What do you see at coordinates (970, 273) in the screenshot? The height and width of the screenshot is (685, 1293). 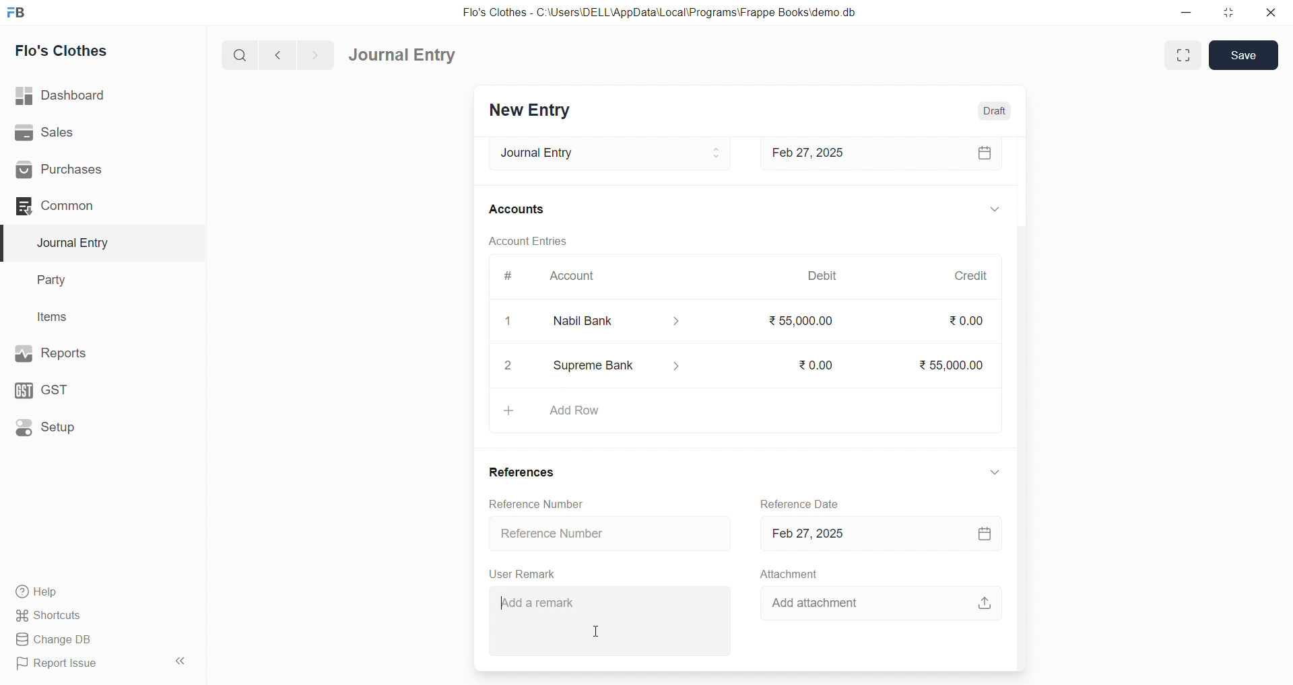 I see `Credit` at bounding box center [970, 273].